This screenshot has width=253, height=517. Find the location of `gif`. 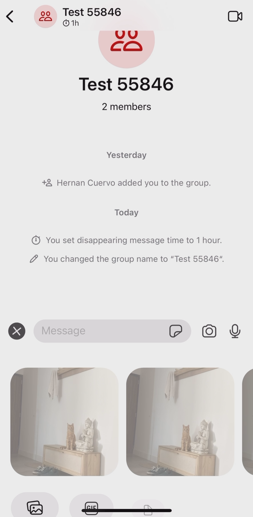

gif is located at coordinates (180, 330).